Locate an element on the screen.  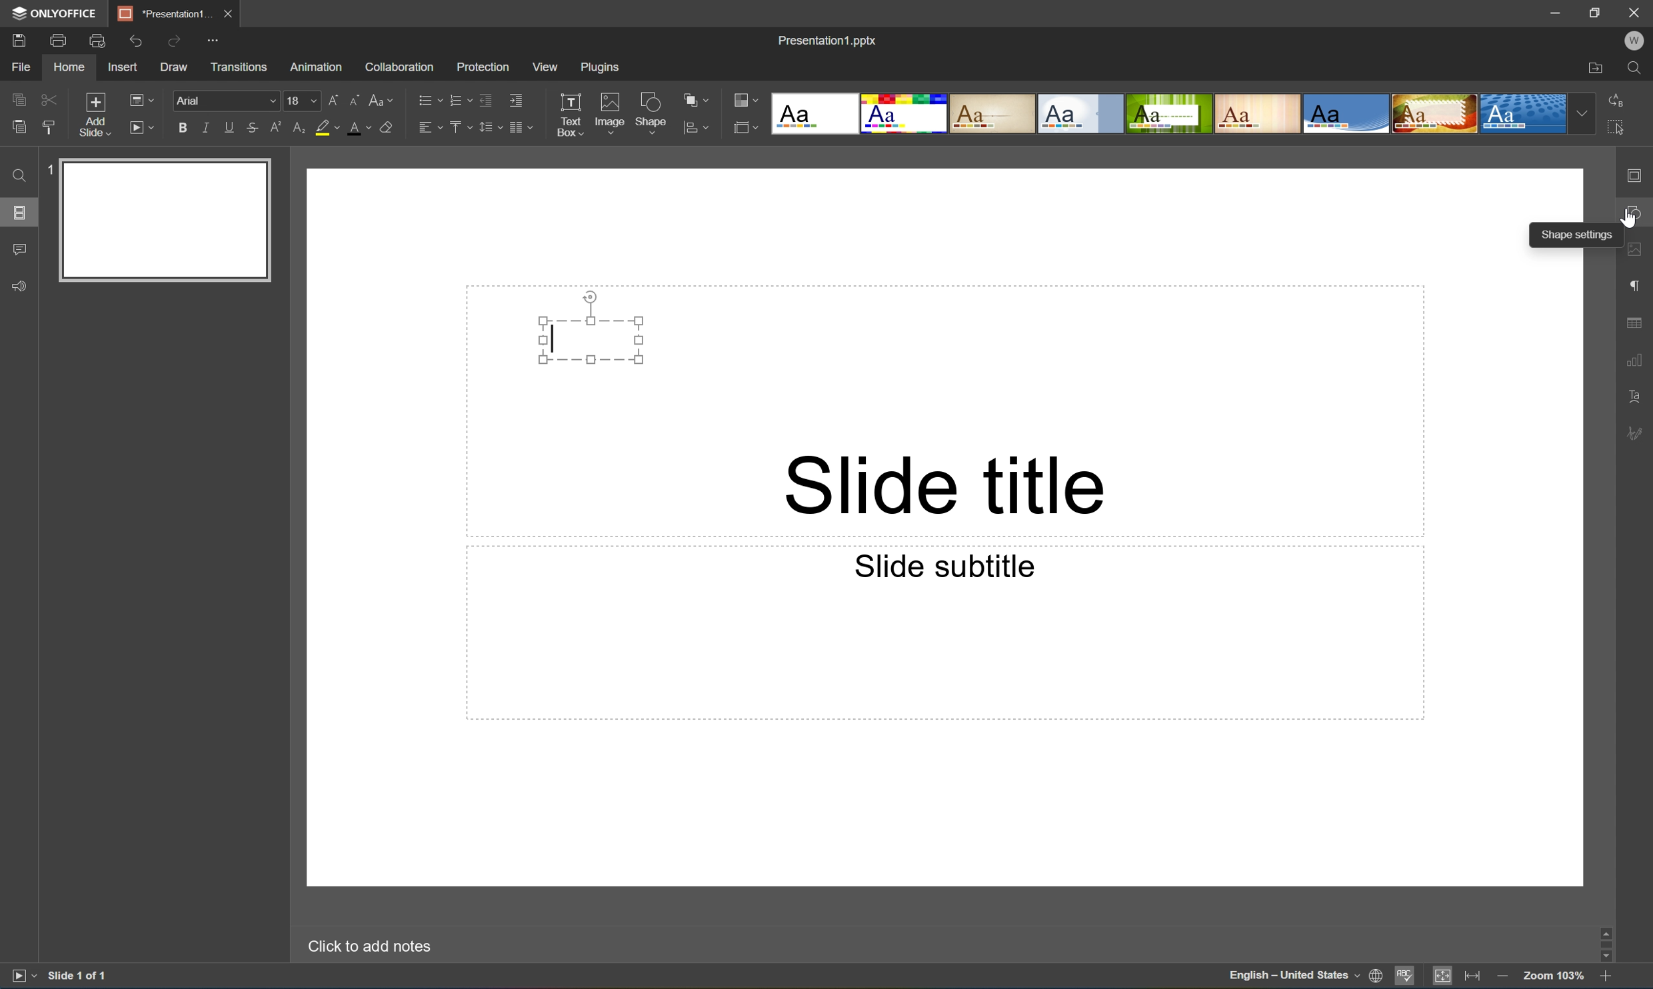
Open file location is located at coordinates (1595, 69).